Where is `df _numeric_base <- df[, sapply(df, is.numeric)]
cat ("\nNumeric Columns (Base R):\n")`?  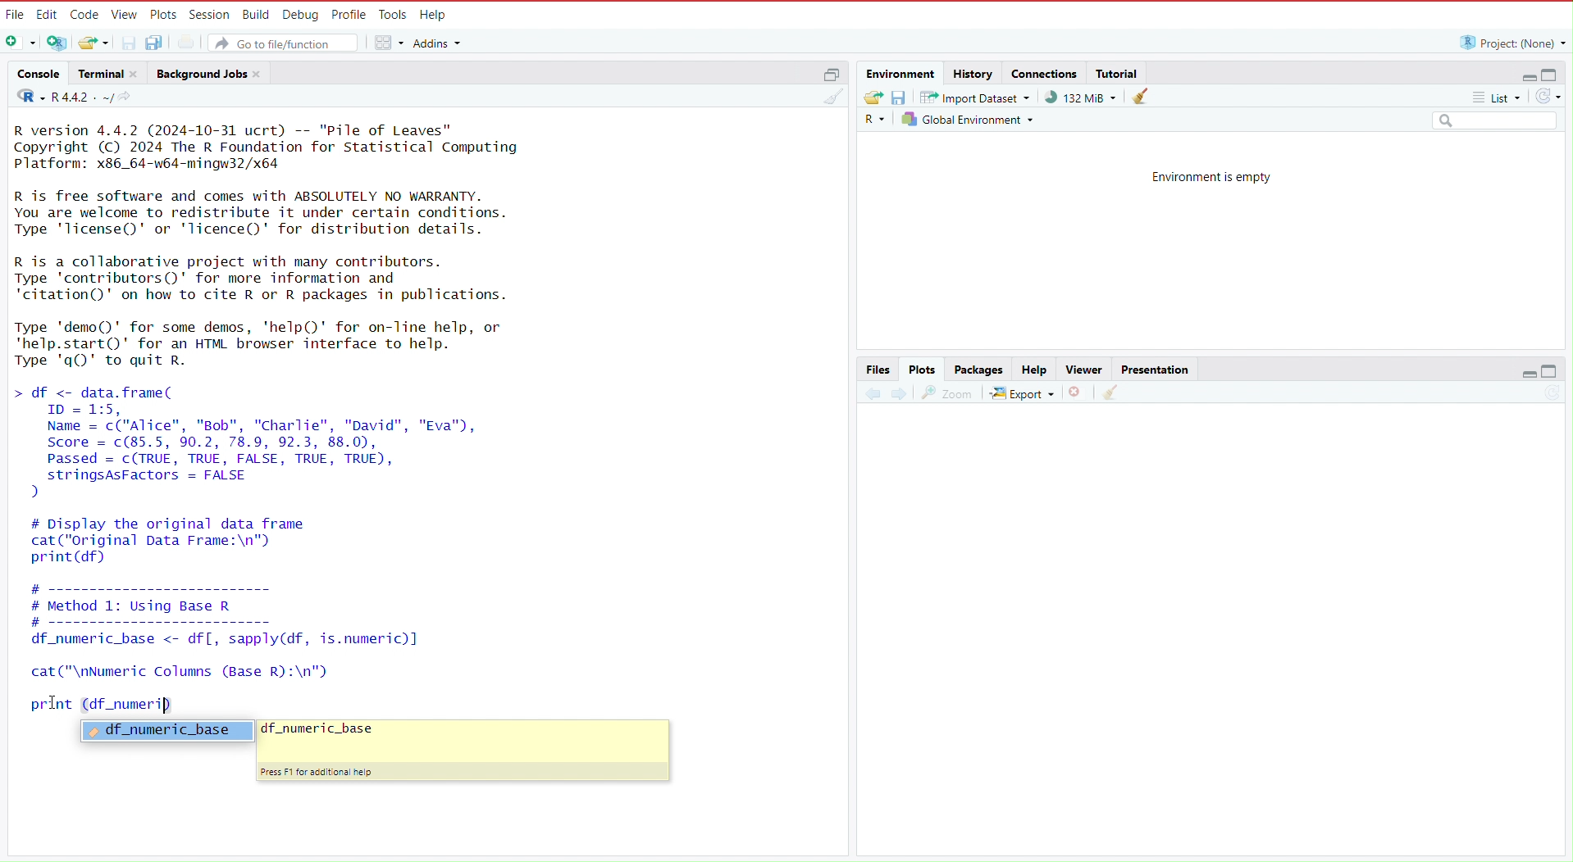 df _numeric_base <- df[, sapply(df, is.numeric)]
cat ("\nNumeric Columns (Base R):\n") is located at coordinates (247, 656).